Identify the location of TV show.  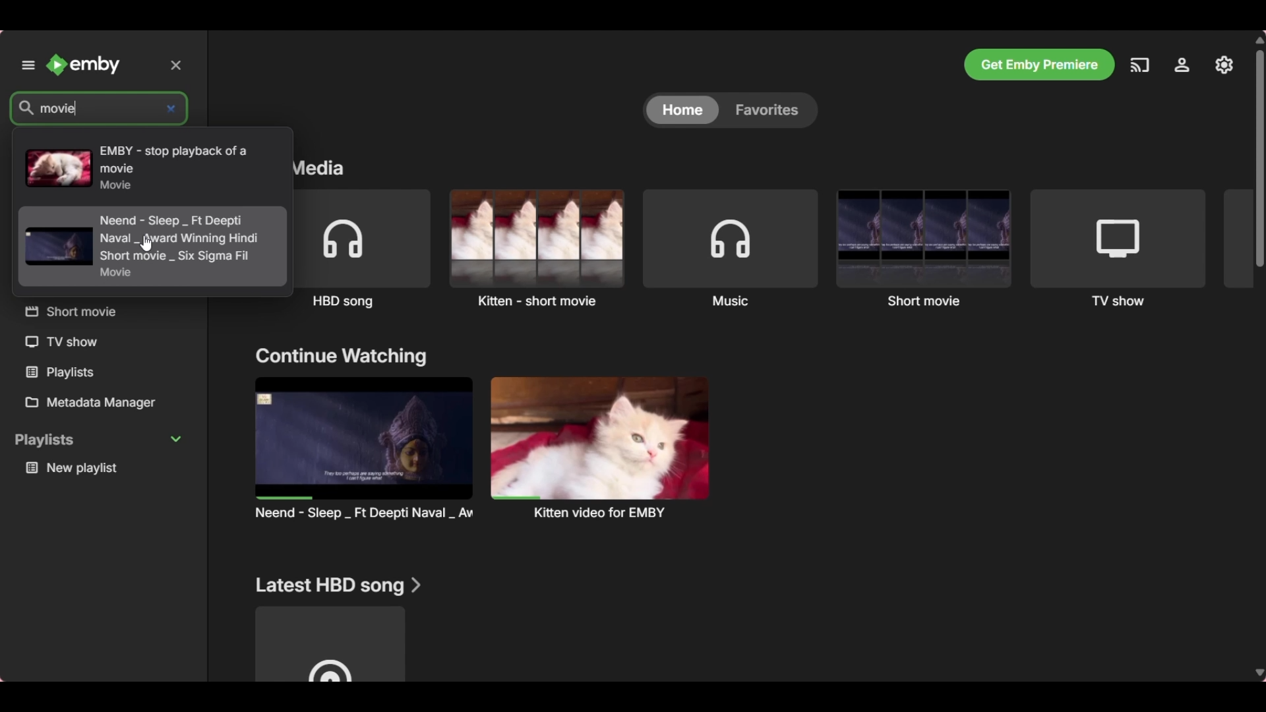
(1119, 247).